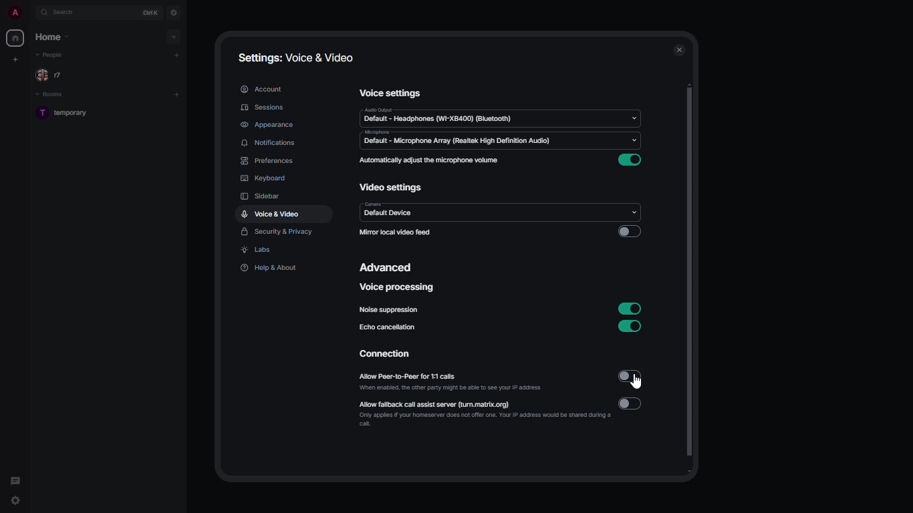  Describe the element at coordinates (428, 160) in the screenshot. I see `automatically adjust the microphone volume` at that location.